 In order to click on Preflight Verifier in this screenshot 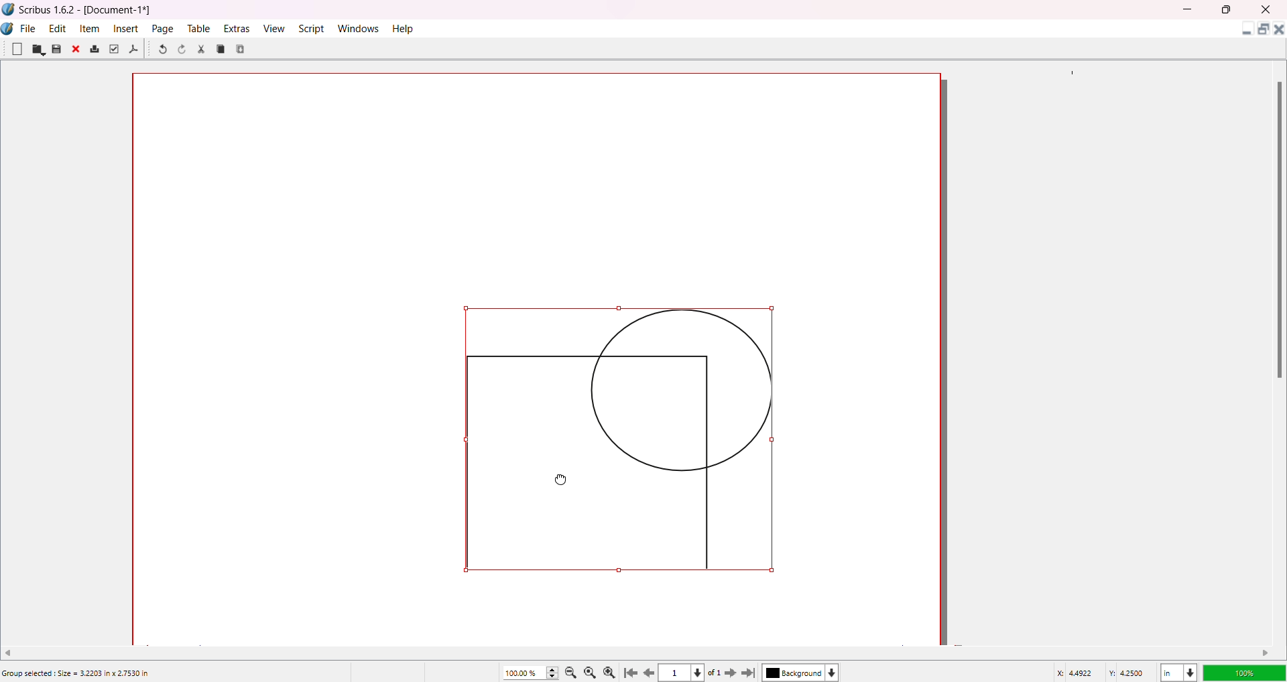, I will do `click(113, 49)`.